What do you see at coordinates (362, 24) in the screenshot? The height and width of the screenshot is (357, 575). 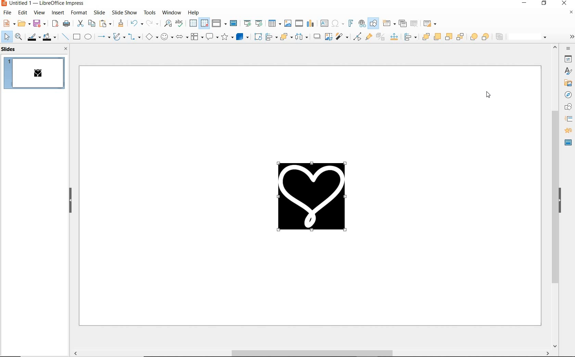 I see `insert hyperlink` at bounding box center [362, 24].